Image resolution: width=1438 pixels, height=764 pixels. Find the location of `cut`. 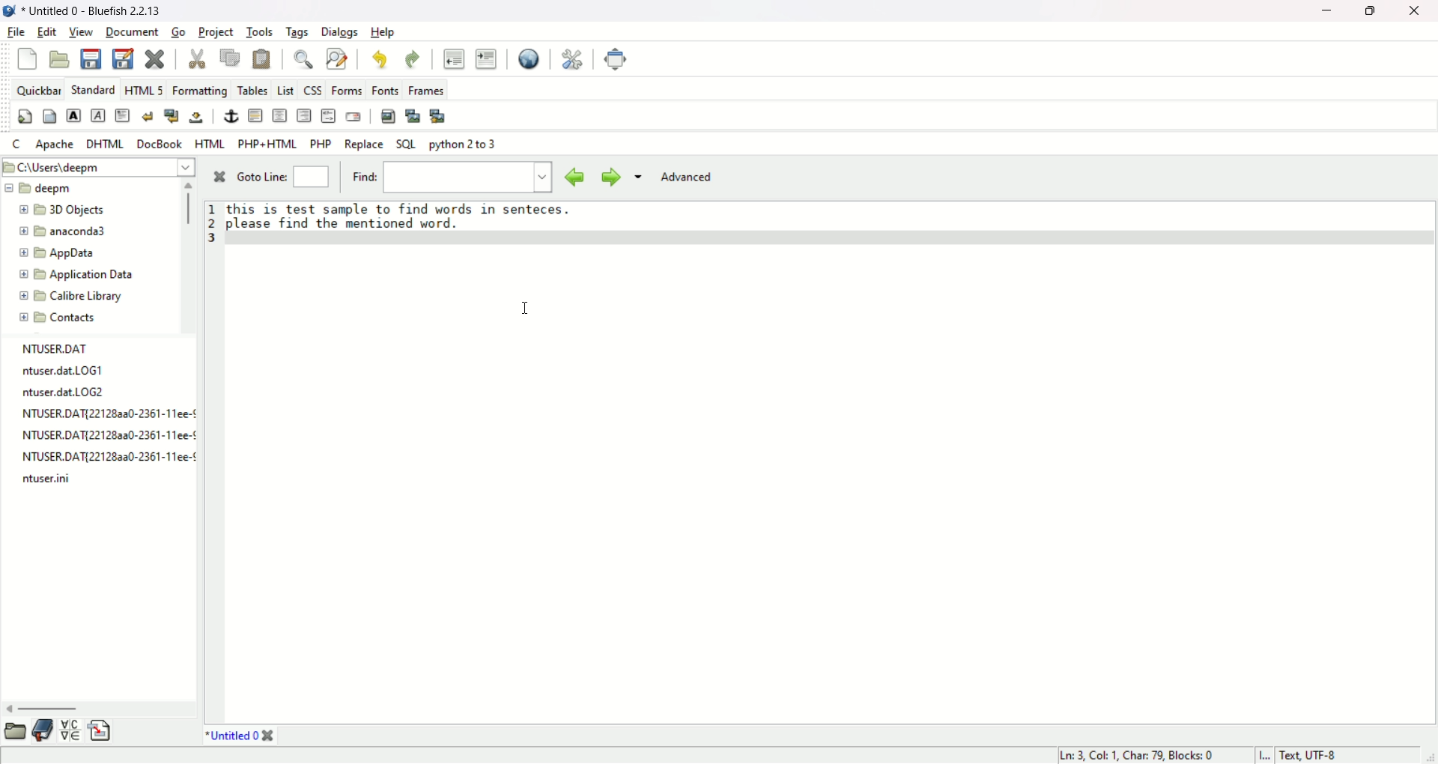

cut is located at coordinates (197, 58).